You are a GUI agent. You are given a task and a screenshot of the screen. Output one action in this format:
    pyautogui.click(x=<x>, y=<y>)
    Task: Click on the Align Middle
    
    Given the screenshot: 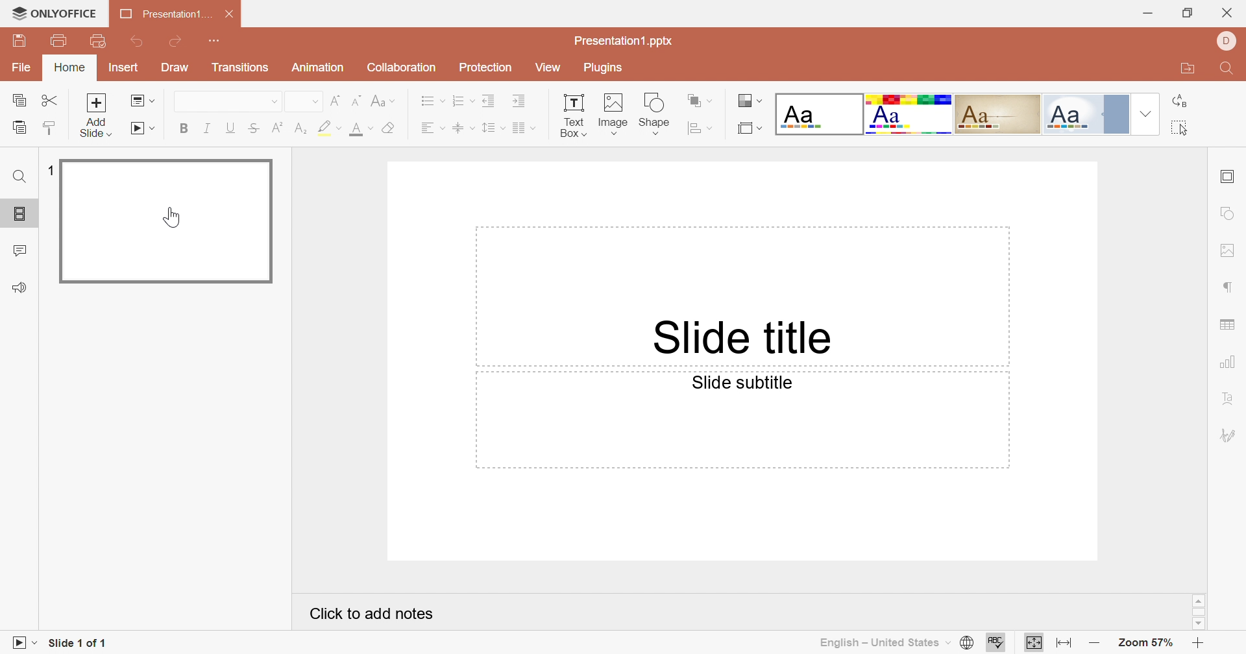 What is the action you would take?
    pyautogui.click(x=464, y=127)
    